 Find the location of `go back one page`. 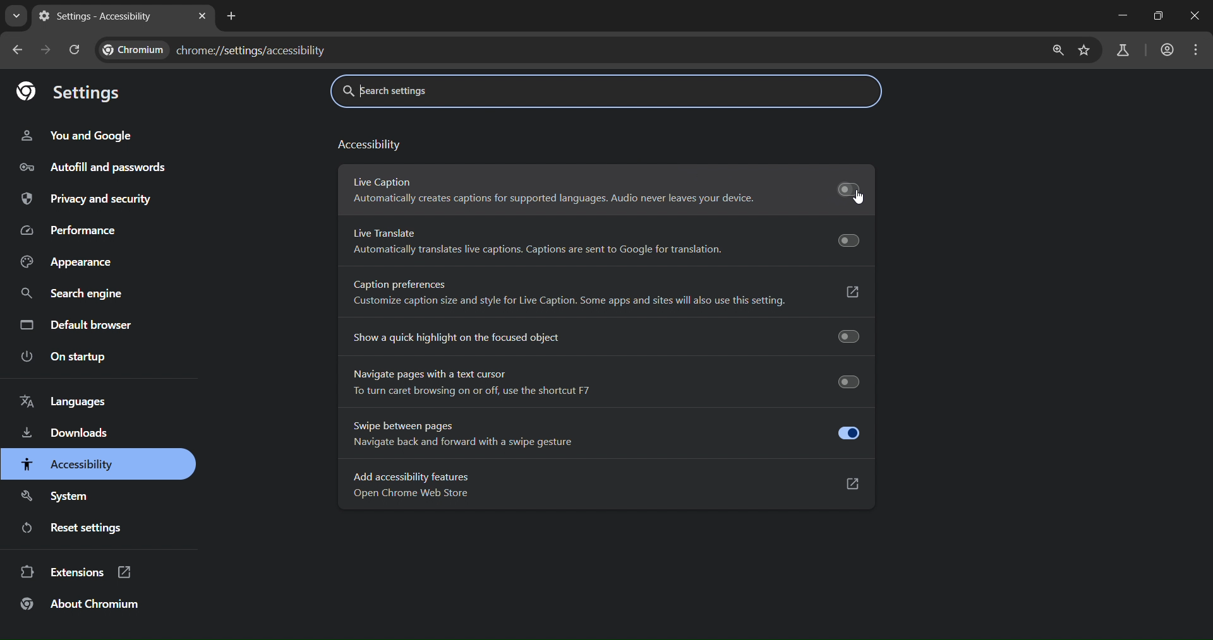

go back one page is located at coordinates (18, 50).